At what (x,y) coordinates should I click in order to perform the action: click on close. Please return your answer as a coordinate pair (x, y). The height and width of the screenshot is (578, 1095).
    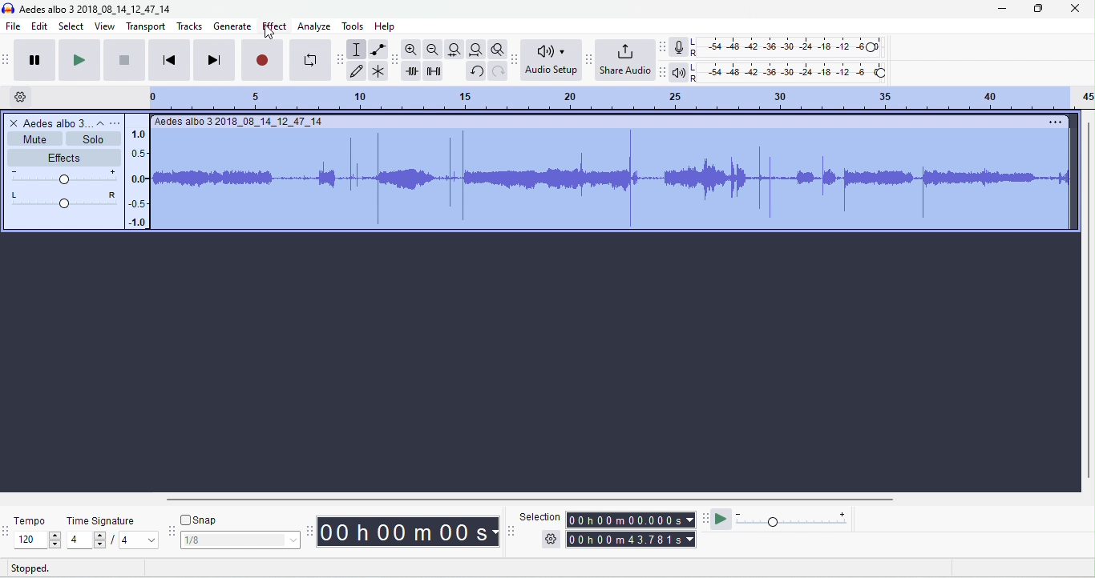
    Looking at the image, I should click on (1076, 7).